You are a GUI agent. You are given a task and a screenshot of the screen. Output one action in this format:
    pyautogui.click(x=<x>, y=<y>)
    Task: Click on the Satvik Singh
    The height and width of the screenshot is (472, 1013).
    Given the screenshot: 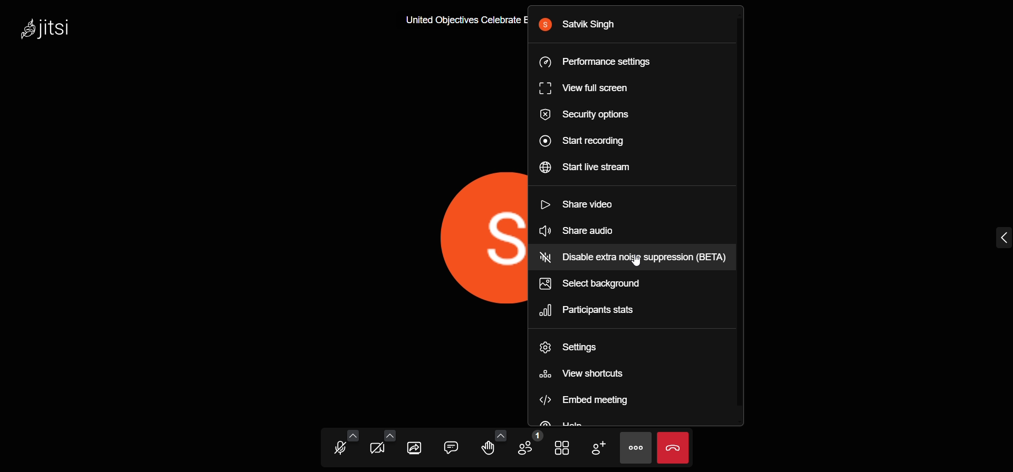 What is the action you would take?
    pyautogui.click(x=578, y=24)
    